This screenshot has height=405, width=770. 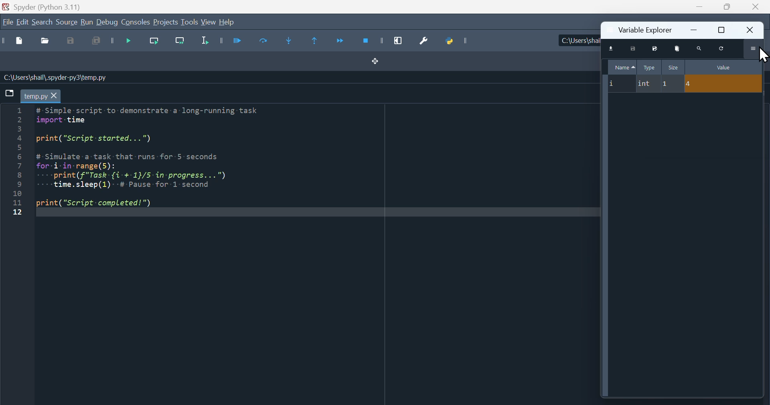 What do you see at coordinates (56, 77) in the screenshot?
I see `C:\Users\shail\.spyder-py3\temp.py` at bounding box center [56, 77].